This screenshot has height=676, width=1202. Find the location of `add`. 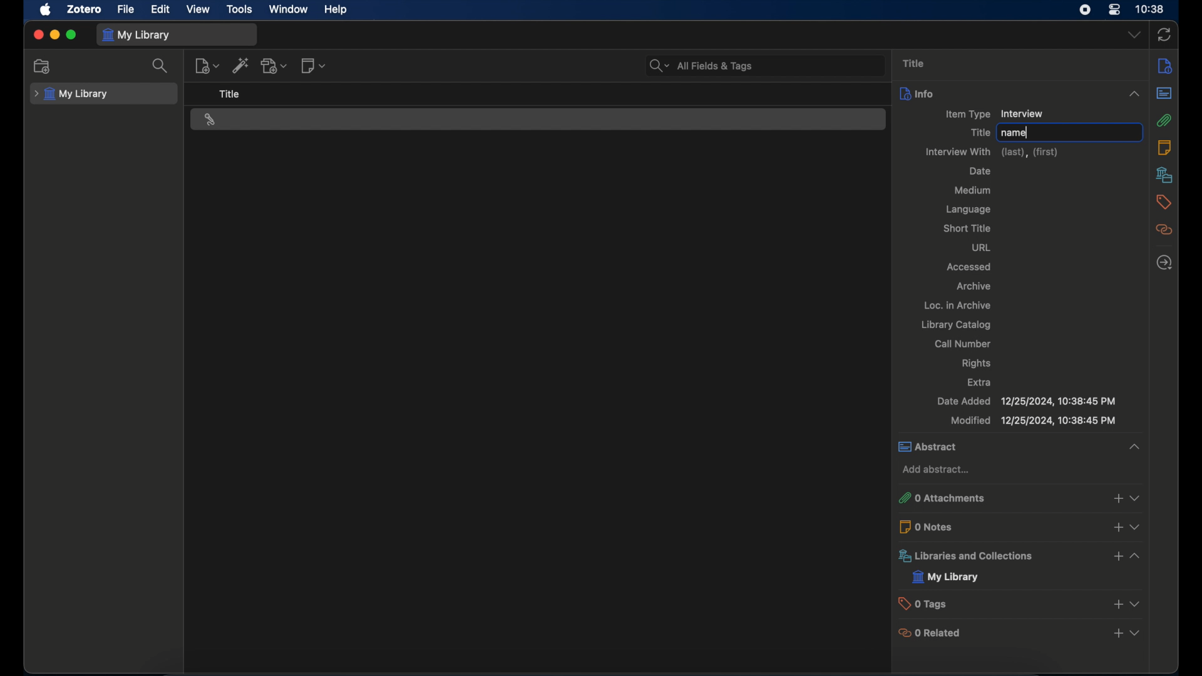

add is located at coordinates (1117, 556).